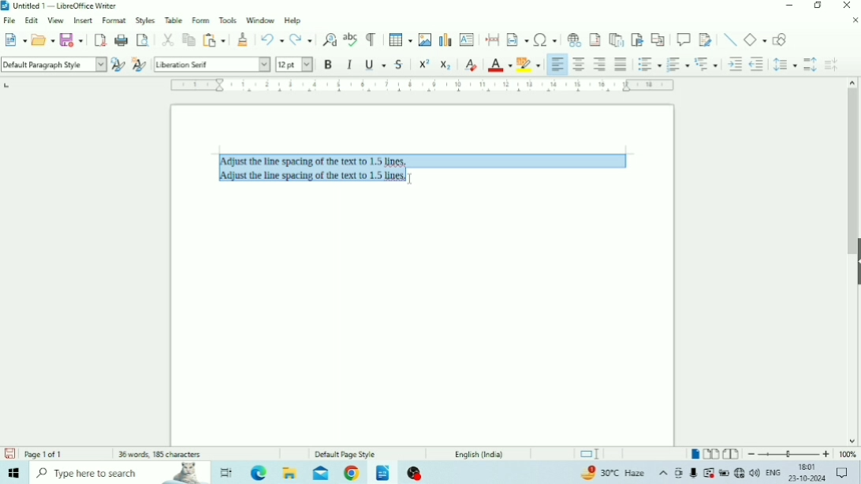 Image resolution: width=861 pixels, height=484 pixels. I want to click on Decrease Paragraph Spacing, so click(831, 65).